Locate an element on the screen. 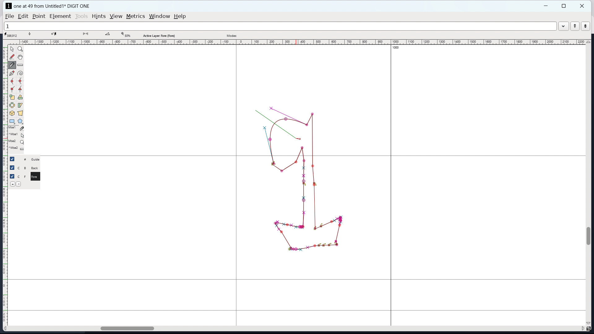 The image size is (594, 334). is layer visible is located at coordinates (12, 168).